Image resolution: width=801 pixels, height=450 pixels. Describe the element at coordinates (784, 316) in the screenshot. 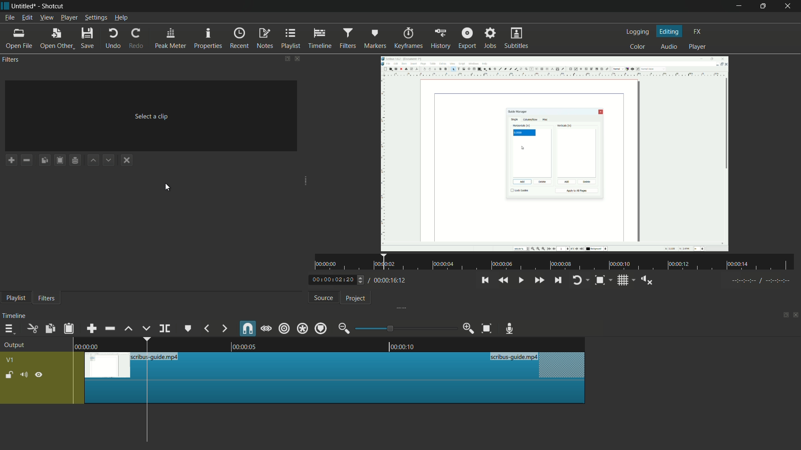

I see `change layout` at that location.